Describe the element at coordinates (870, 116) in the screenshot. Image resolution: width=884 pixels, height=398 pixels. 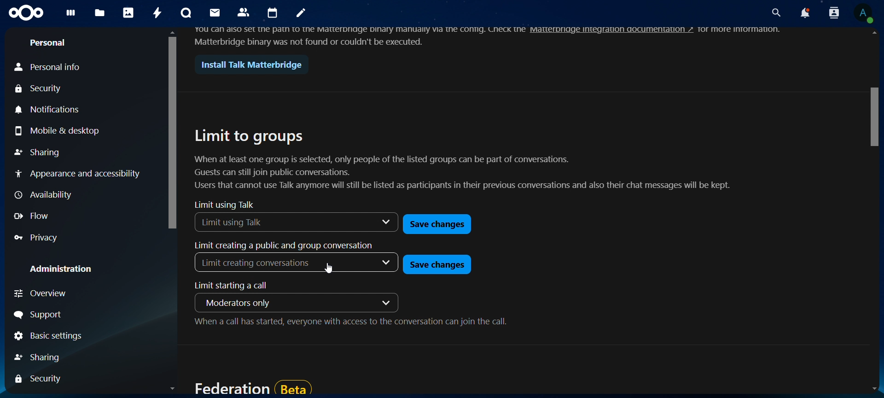
I see `vertical scroll bar` at that location.